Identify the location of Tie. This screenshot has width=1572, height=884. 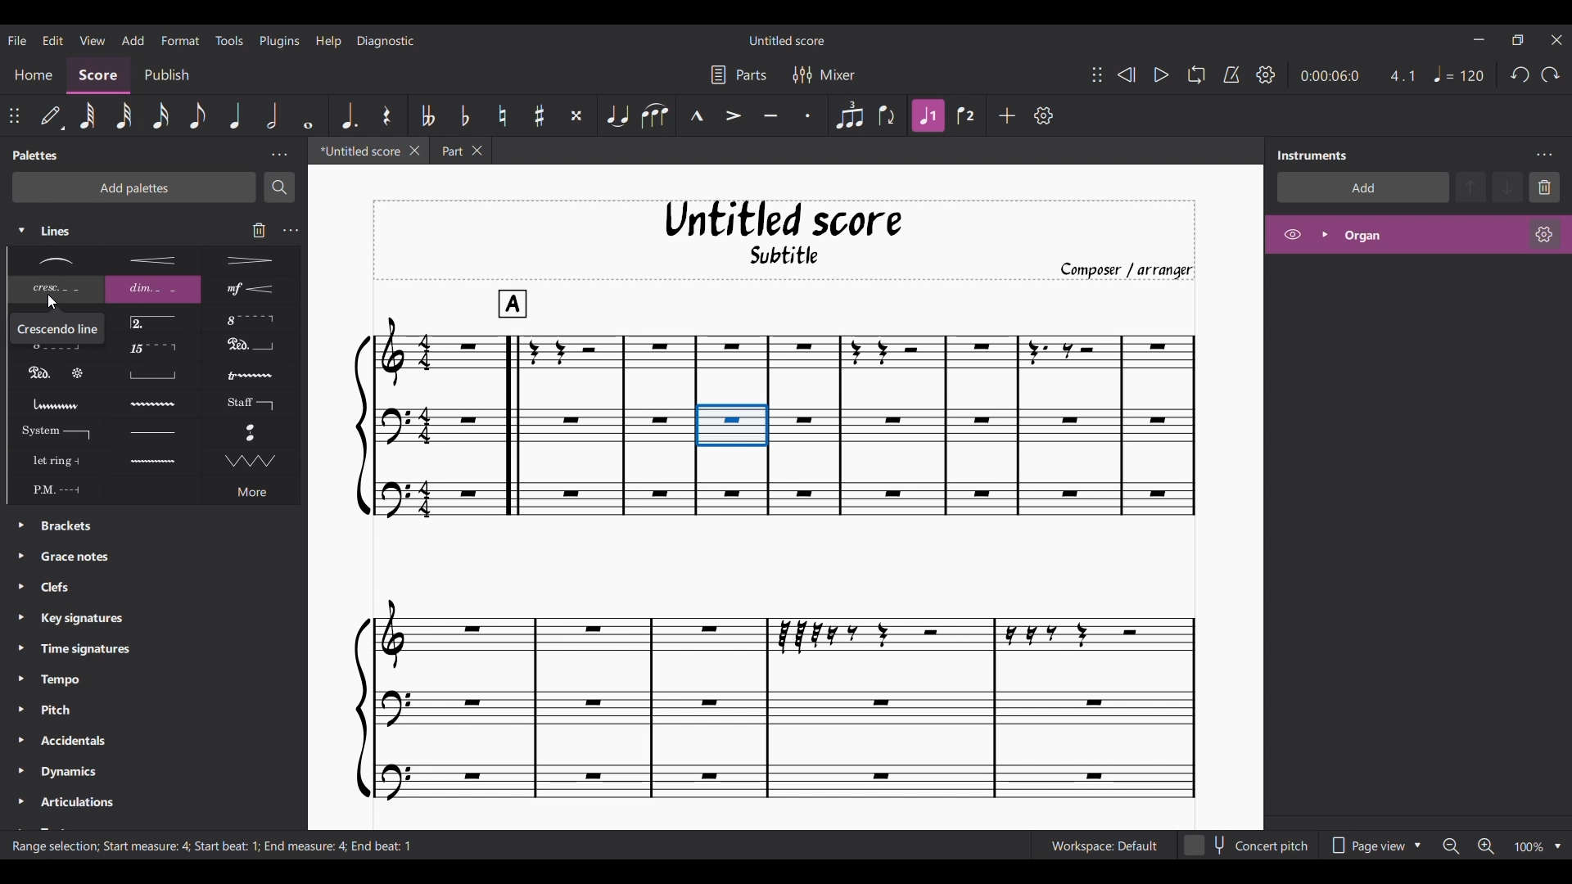
(617, 116).